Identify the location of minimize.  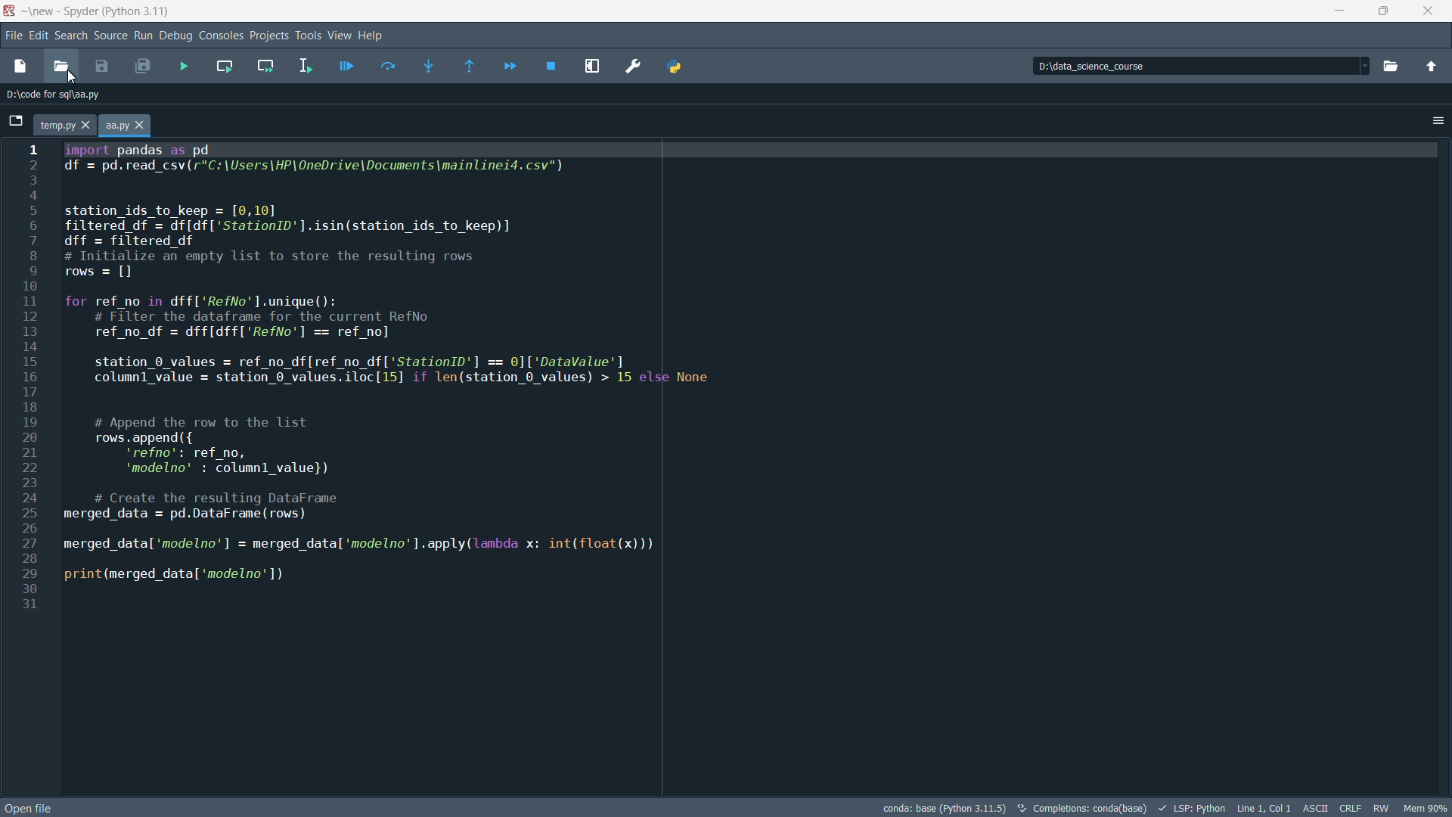
(1336, 11).